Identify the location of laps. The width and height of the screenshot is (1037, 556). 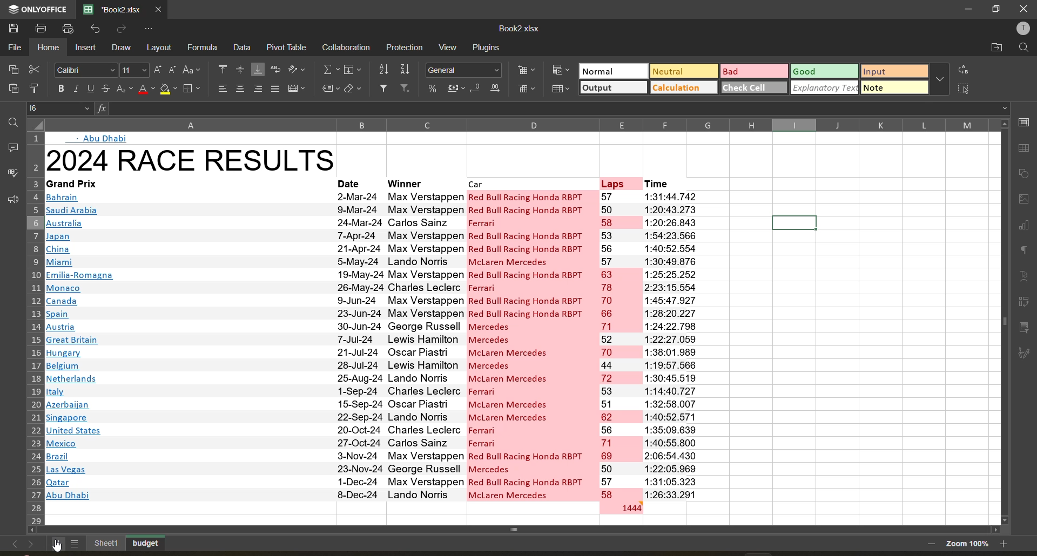
(622, 343).